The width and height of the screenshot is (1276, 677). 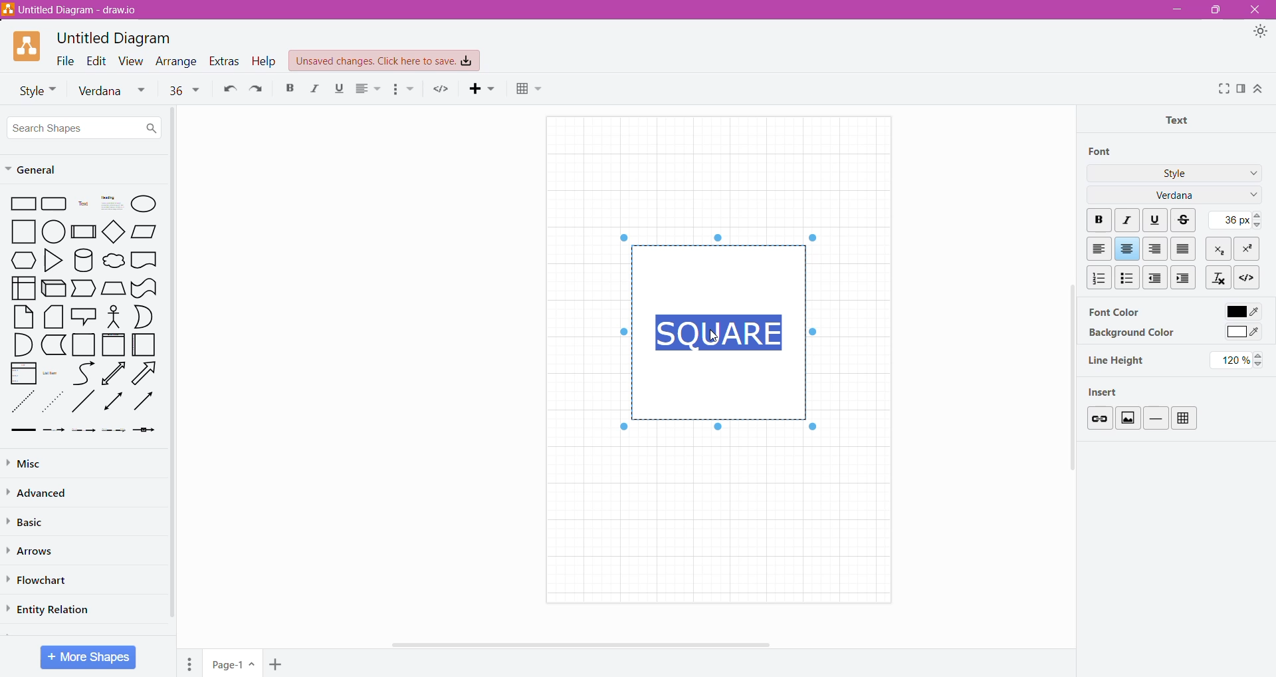 What do you see at coordinates (114, 430) in the screenshot?
I see `Dotted Arrow ` at bounding box center [114, 430].